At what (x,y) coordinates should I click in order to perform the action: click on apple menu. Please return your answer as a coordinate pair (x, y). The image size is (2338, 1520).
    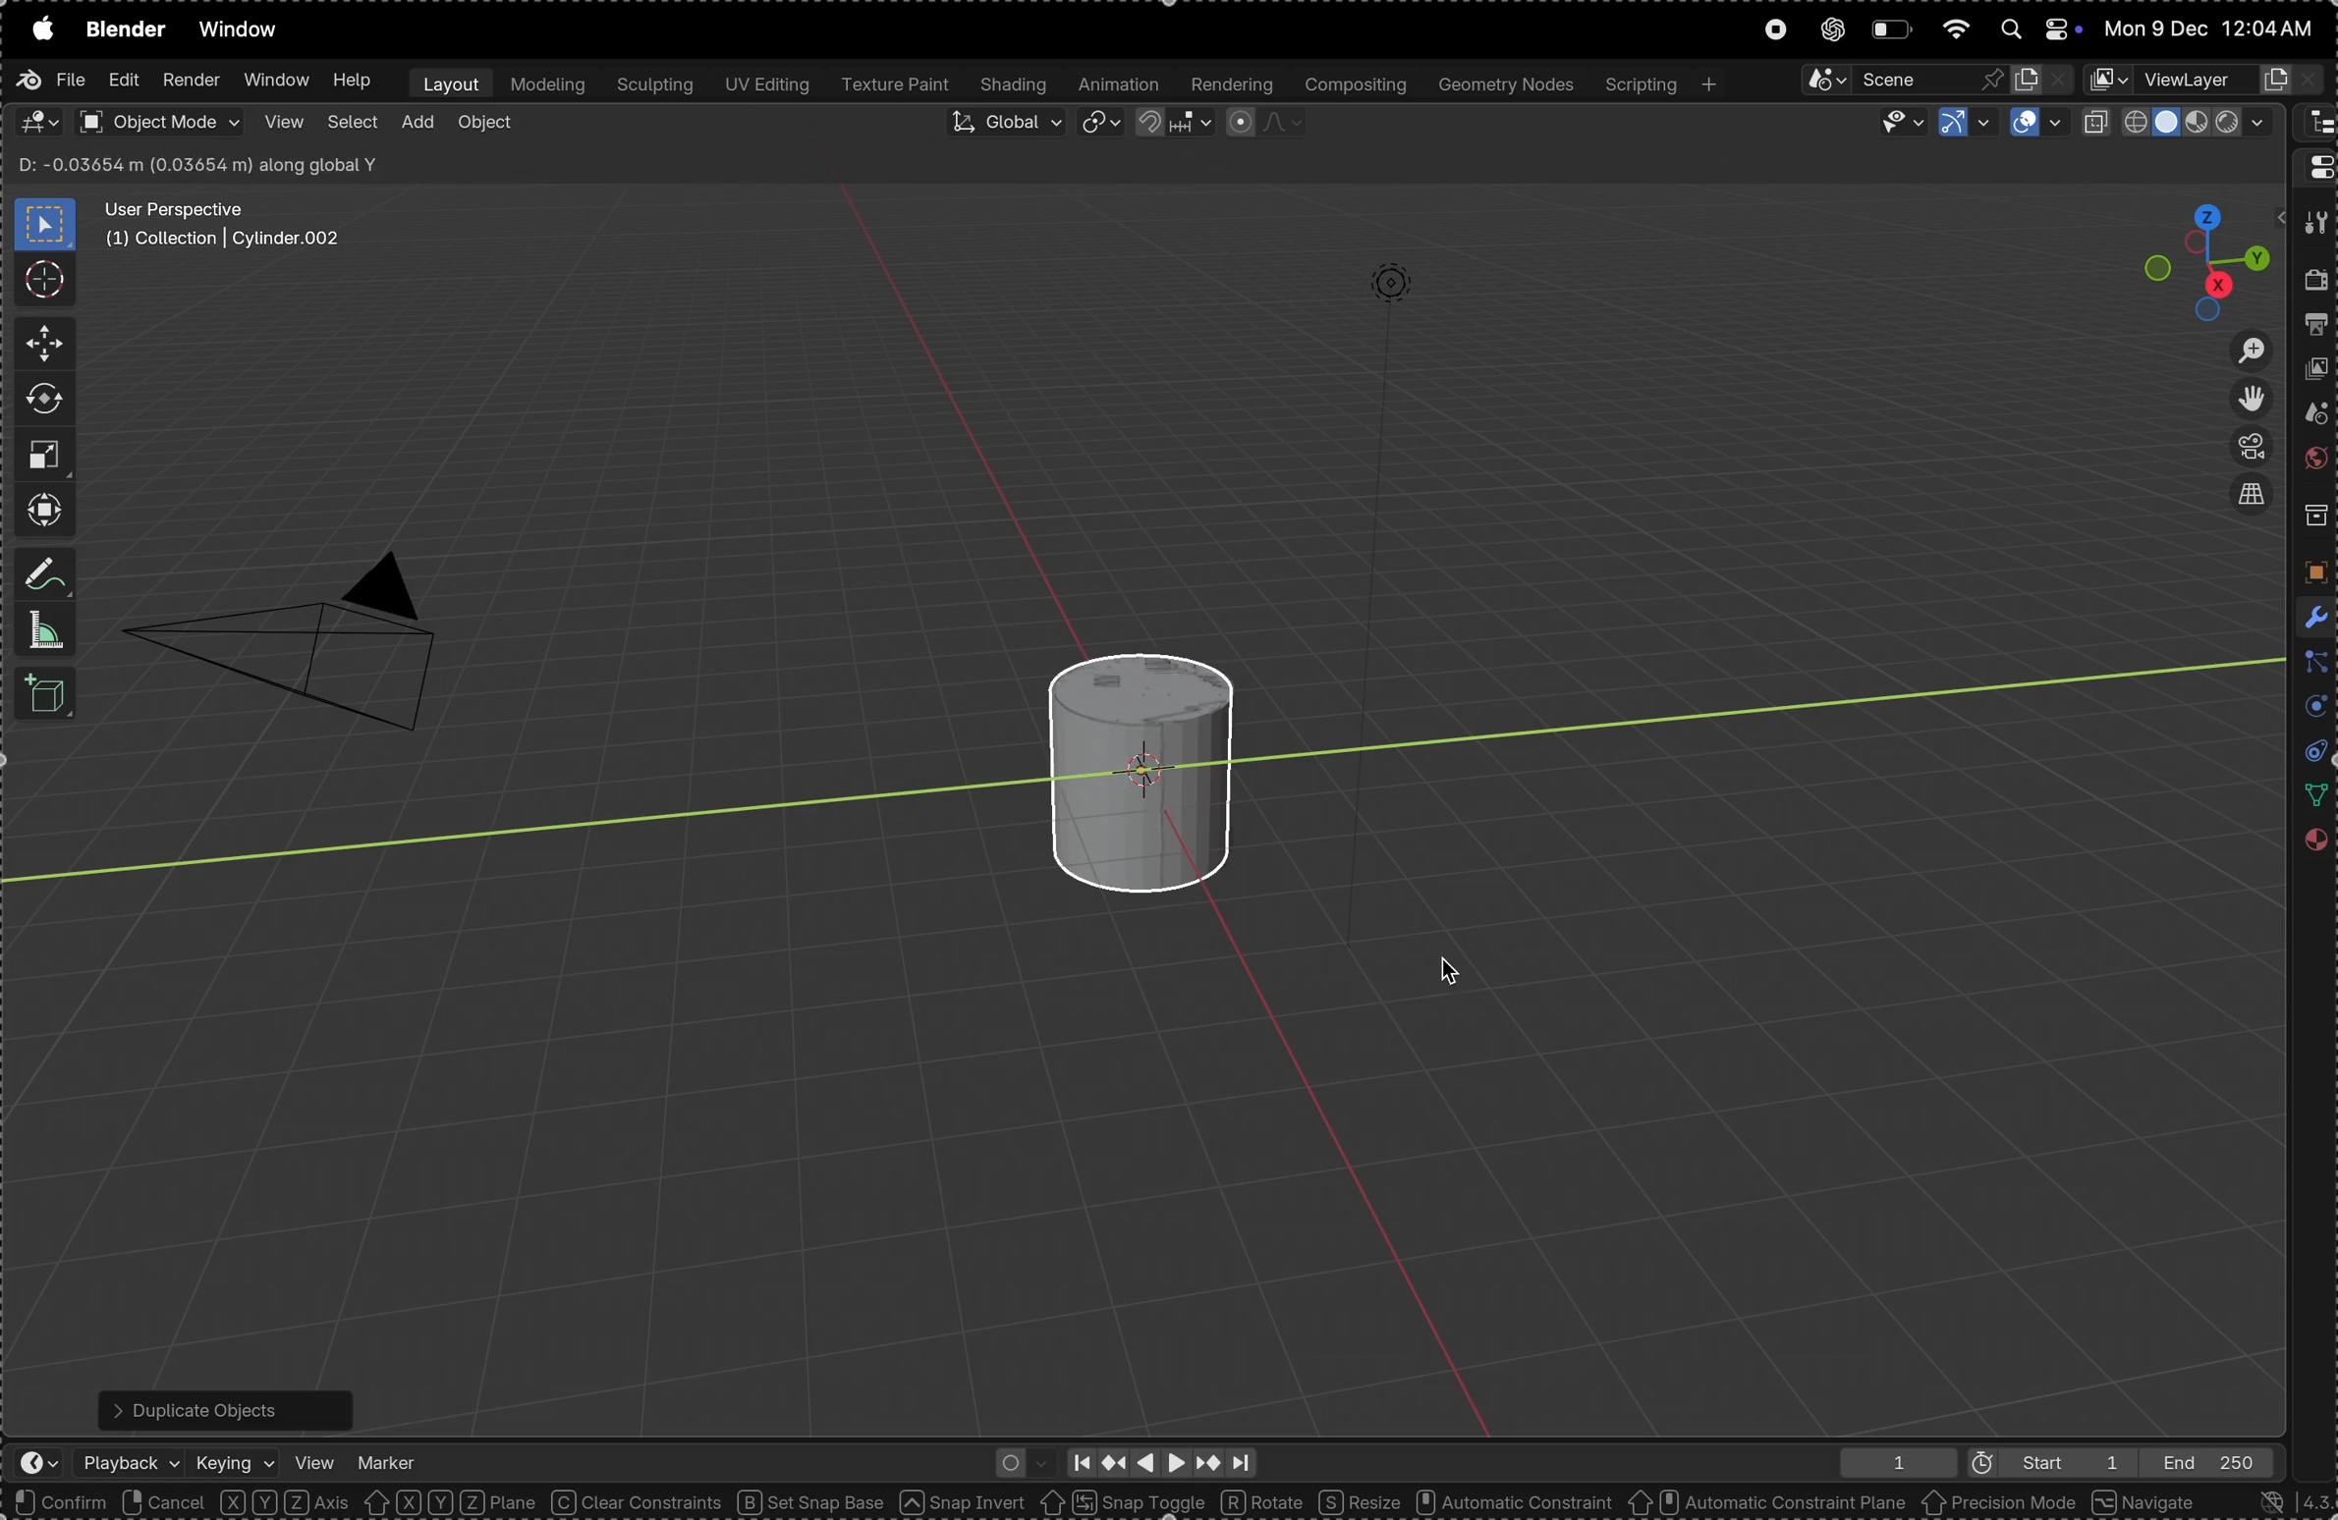
    Looking at the image, I should click on (38, 28).